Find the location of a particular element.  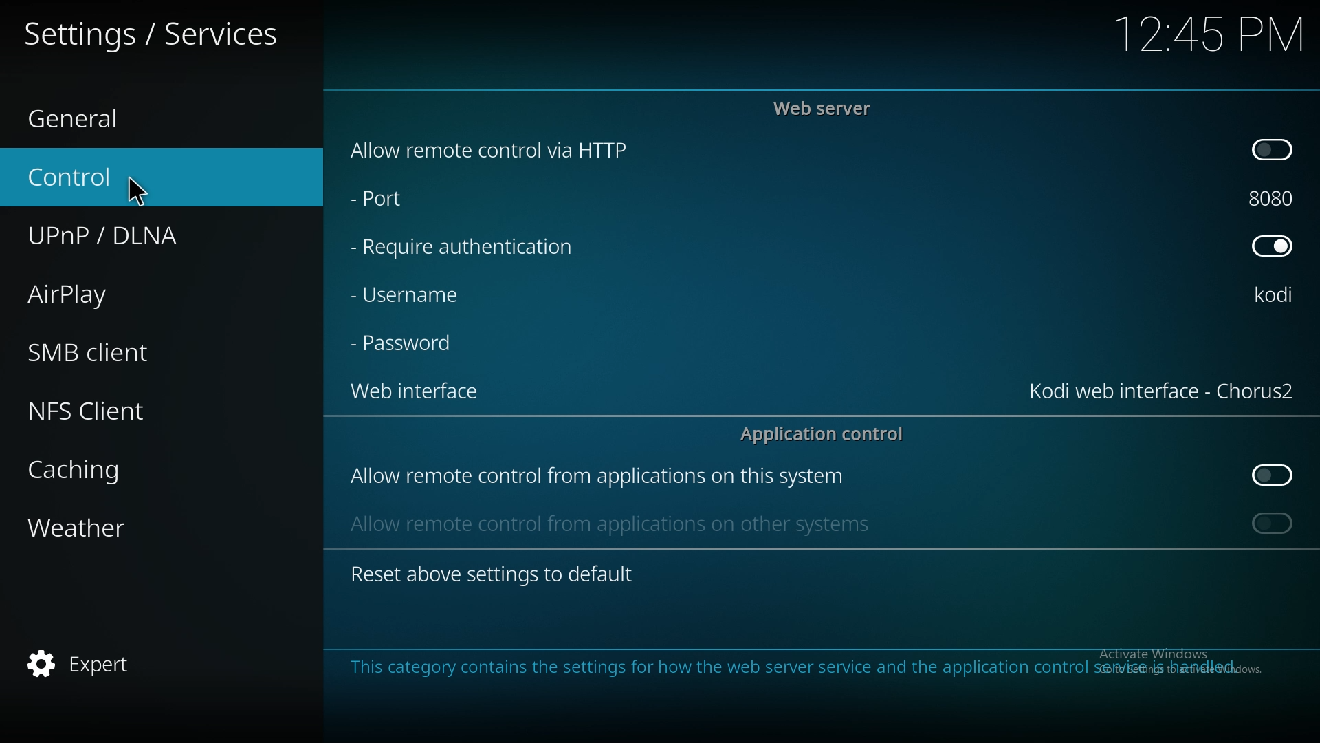

general is located at coordinates (117, 115).